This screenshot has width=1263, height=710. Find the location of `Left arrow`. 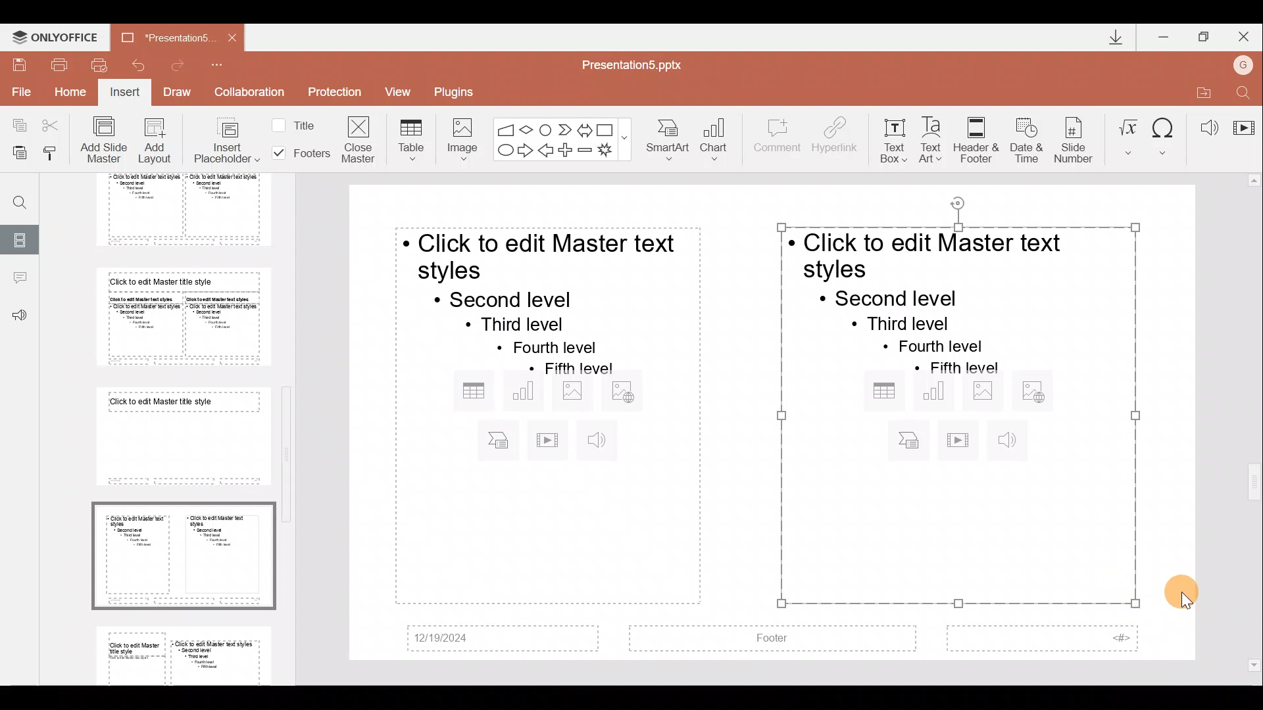

Left arrow is located at coordinates (547, 151).